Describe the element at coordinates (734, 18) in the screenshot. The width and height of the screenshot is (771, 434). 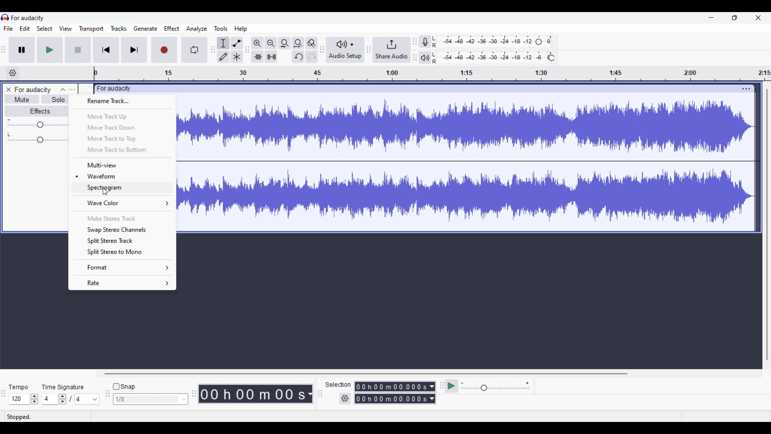
I see `Show in smaller tab` at that location.